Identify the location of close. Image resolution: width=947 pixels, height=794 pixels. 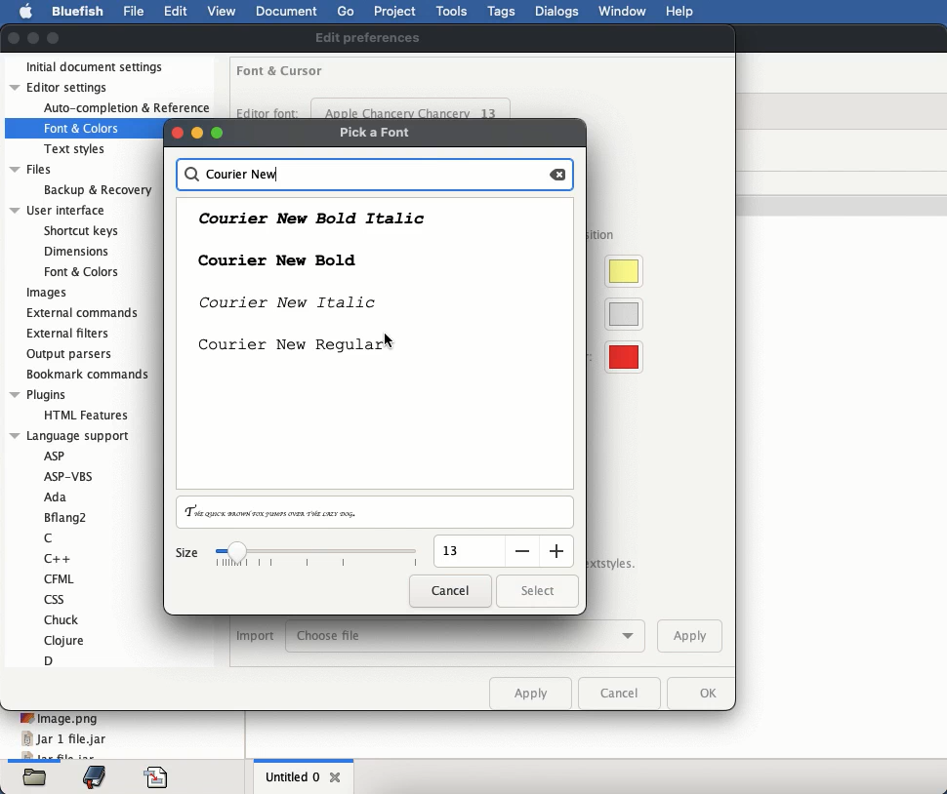
(15, 39).